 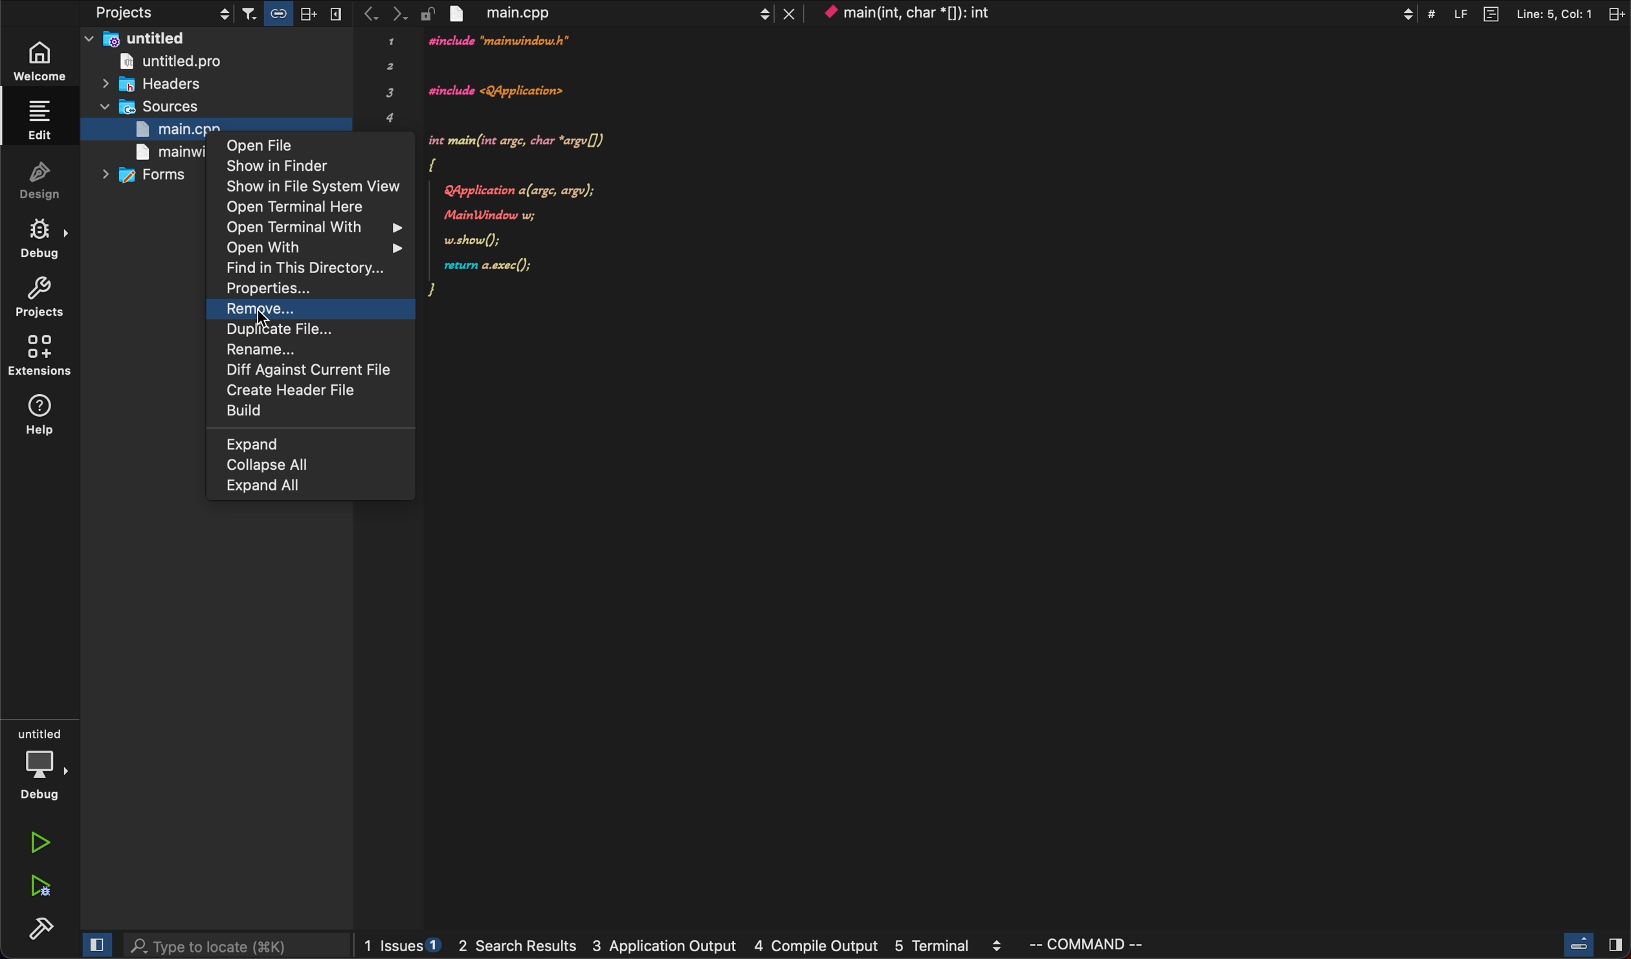 What do you see at coordinates (301, 391) in the screenshot?
I see `create` at bounding box center [301, 391].